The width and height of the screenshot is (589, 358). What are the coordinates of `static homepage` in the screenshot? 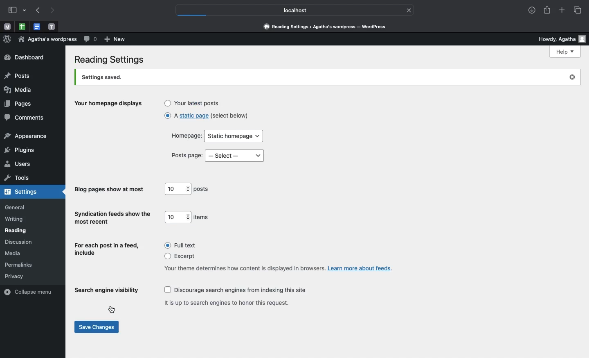 It's located at (234, 136).